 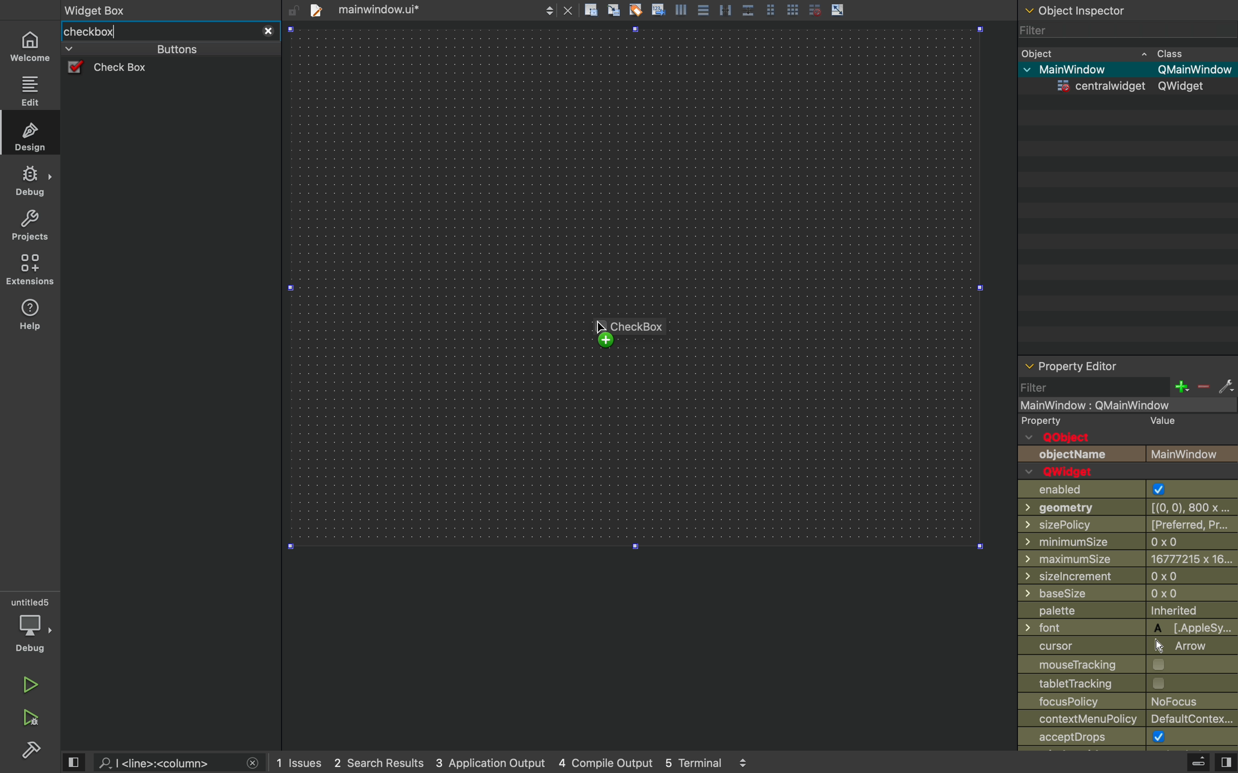 What do you see at coordinates (1202, 388) in the screenshot?
I see `minus` at bounding box center [1202, 388].